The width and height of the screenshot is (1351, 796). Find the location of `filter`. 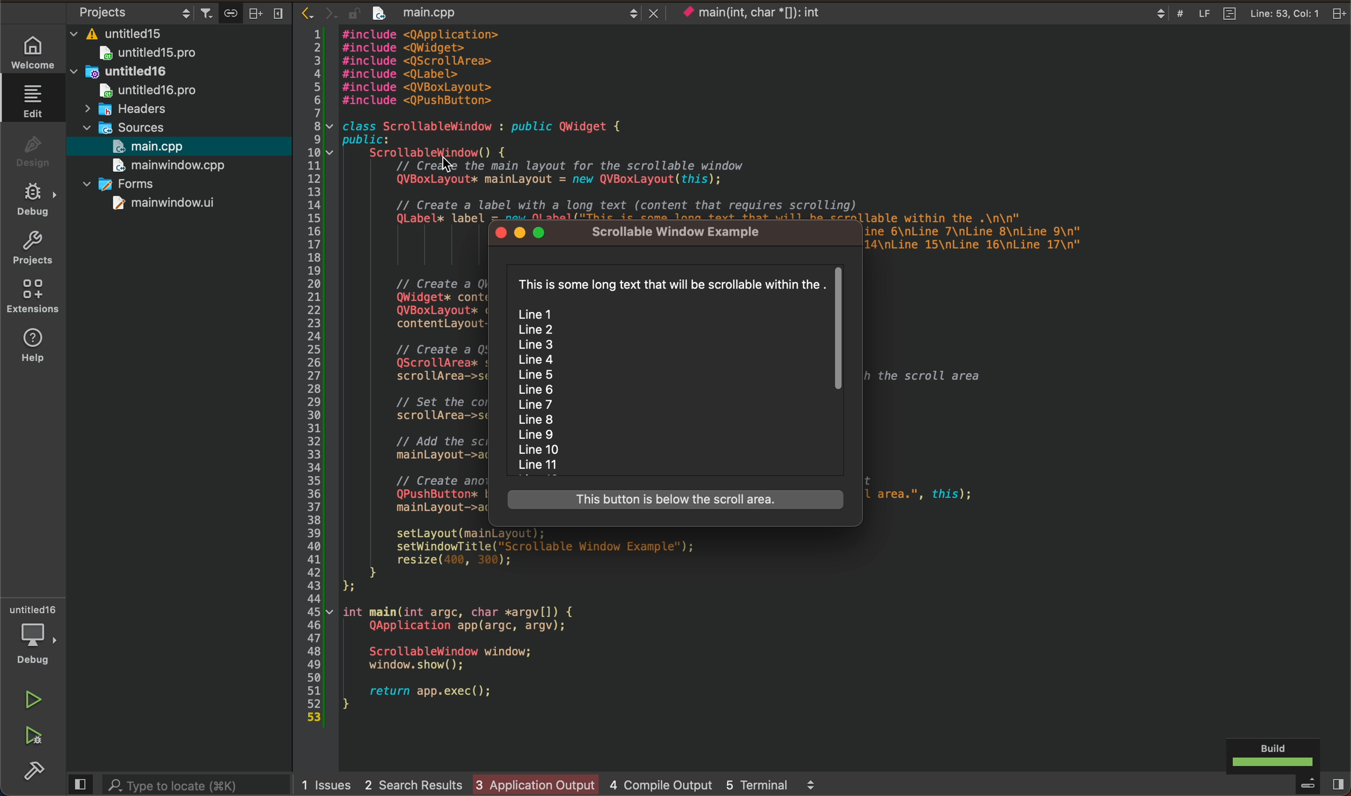

filter is located at coordinates (207, 13).